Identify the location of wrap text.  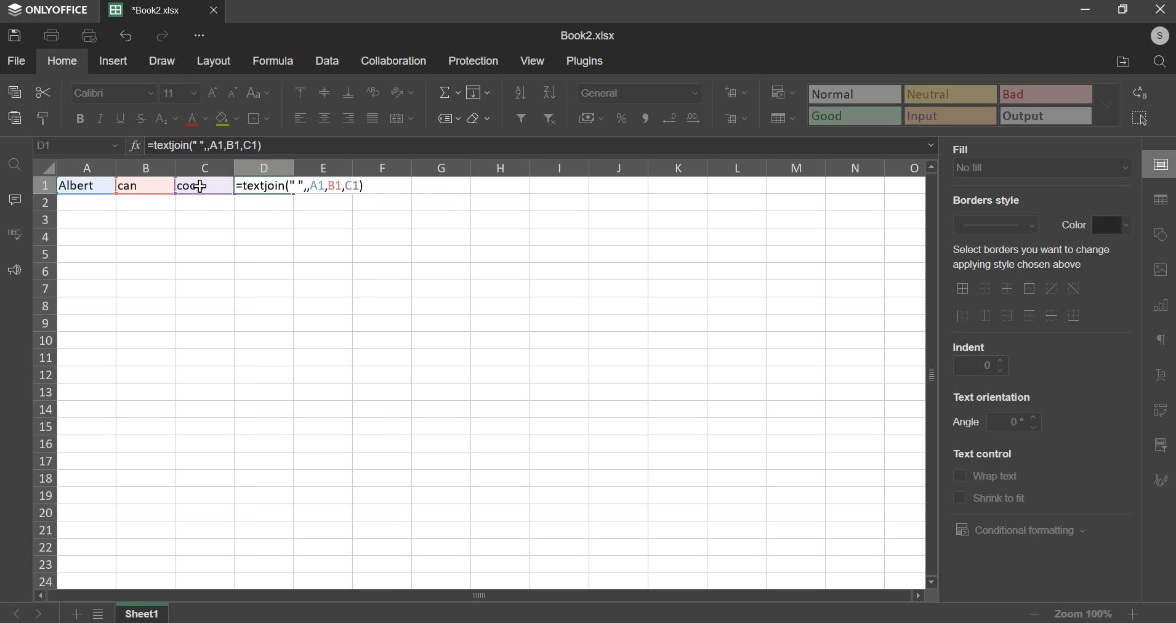
(374, 90).